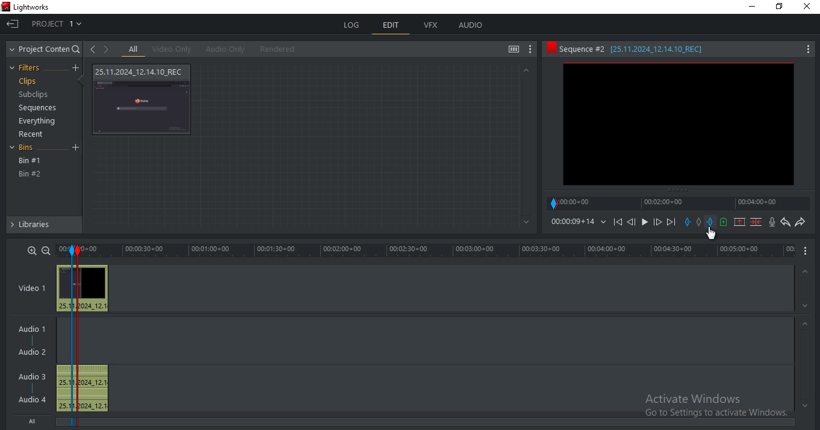 This screenshot has height=430, width=820. I want to click on , so click(106, 50).